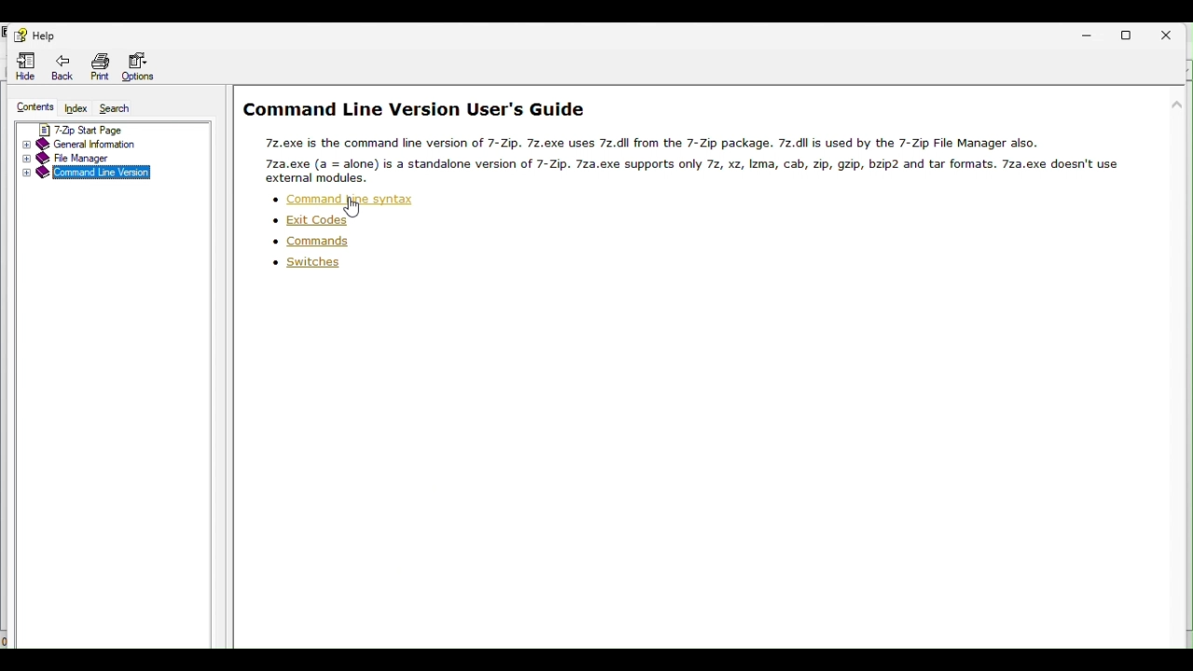  I want to click on Command line syntax, so click(344, 199).